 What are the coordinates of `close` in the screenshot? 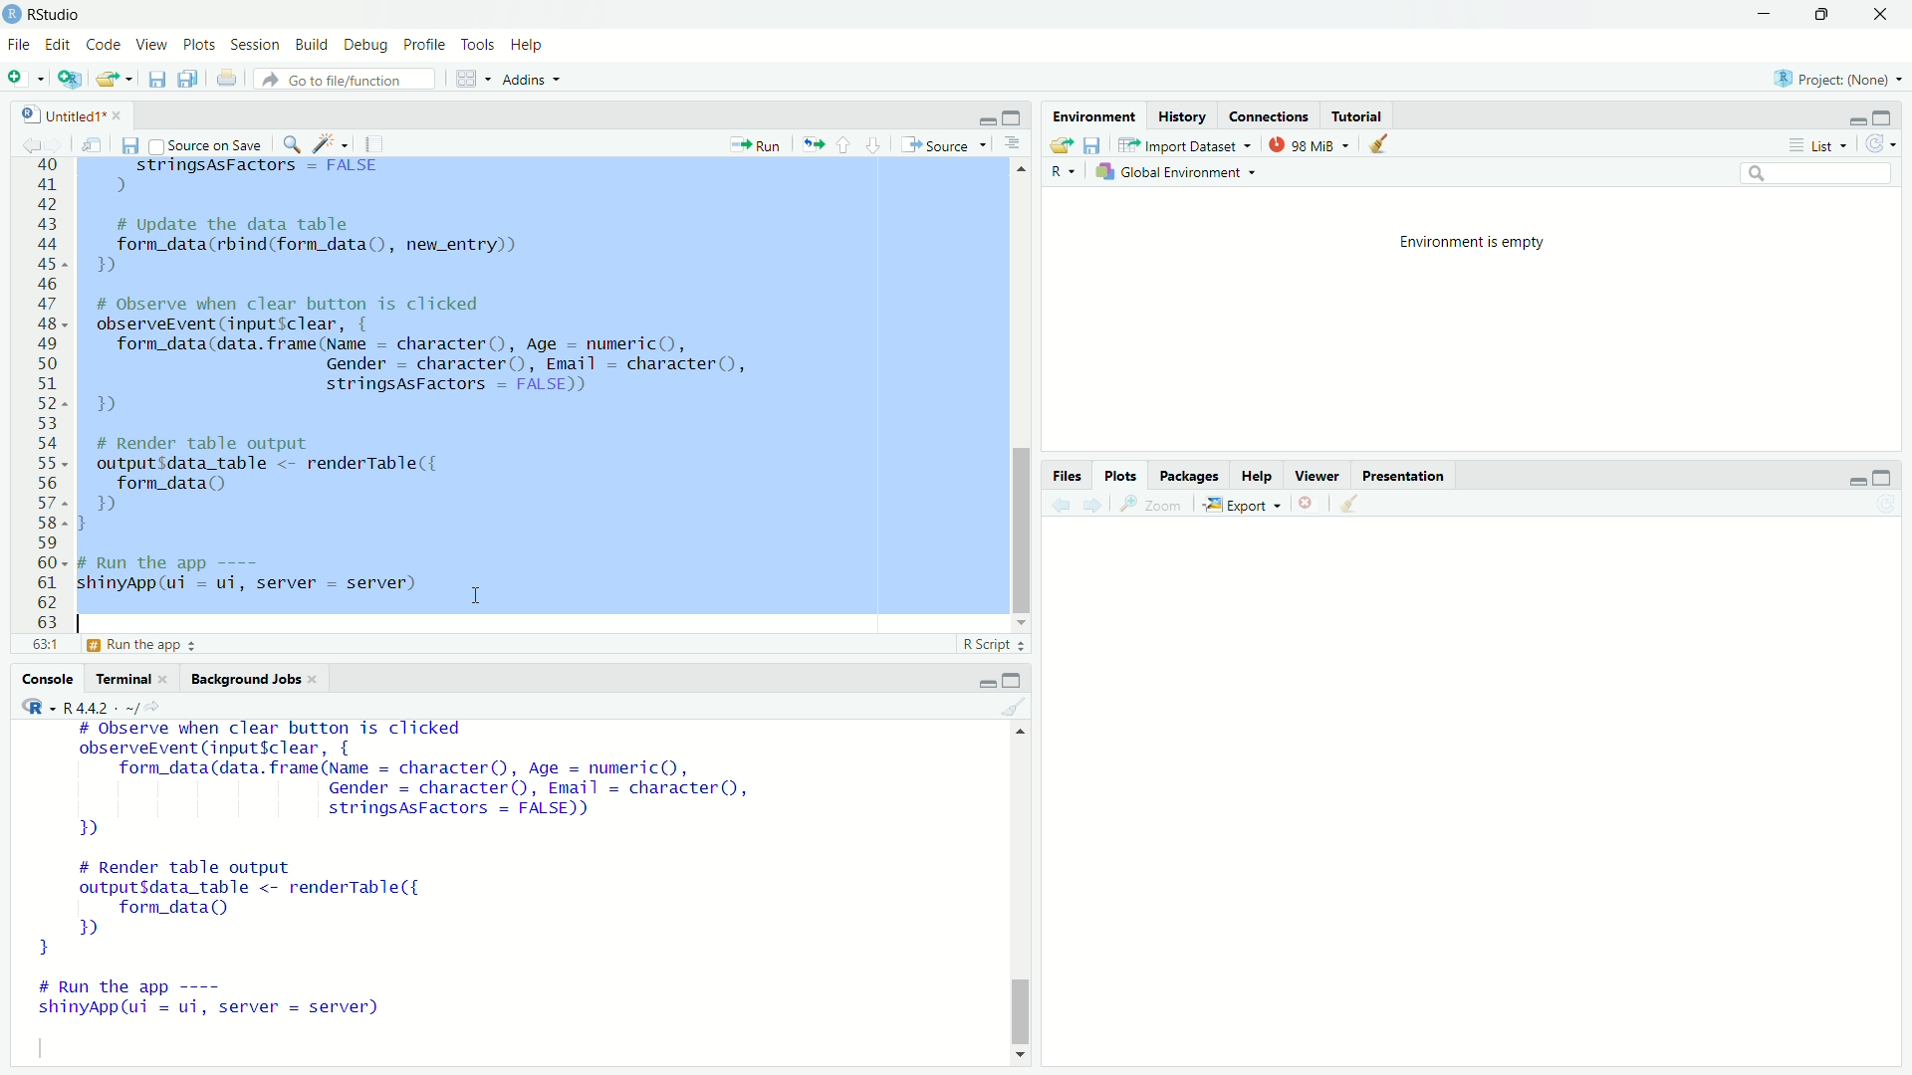 It's located at (119, 113).